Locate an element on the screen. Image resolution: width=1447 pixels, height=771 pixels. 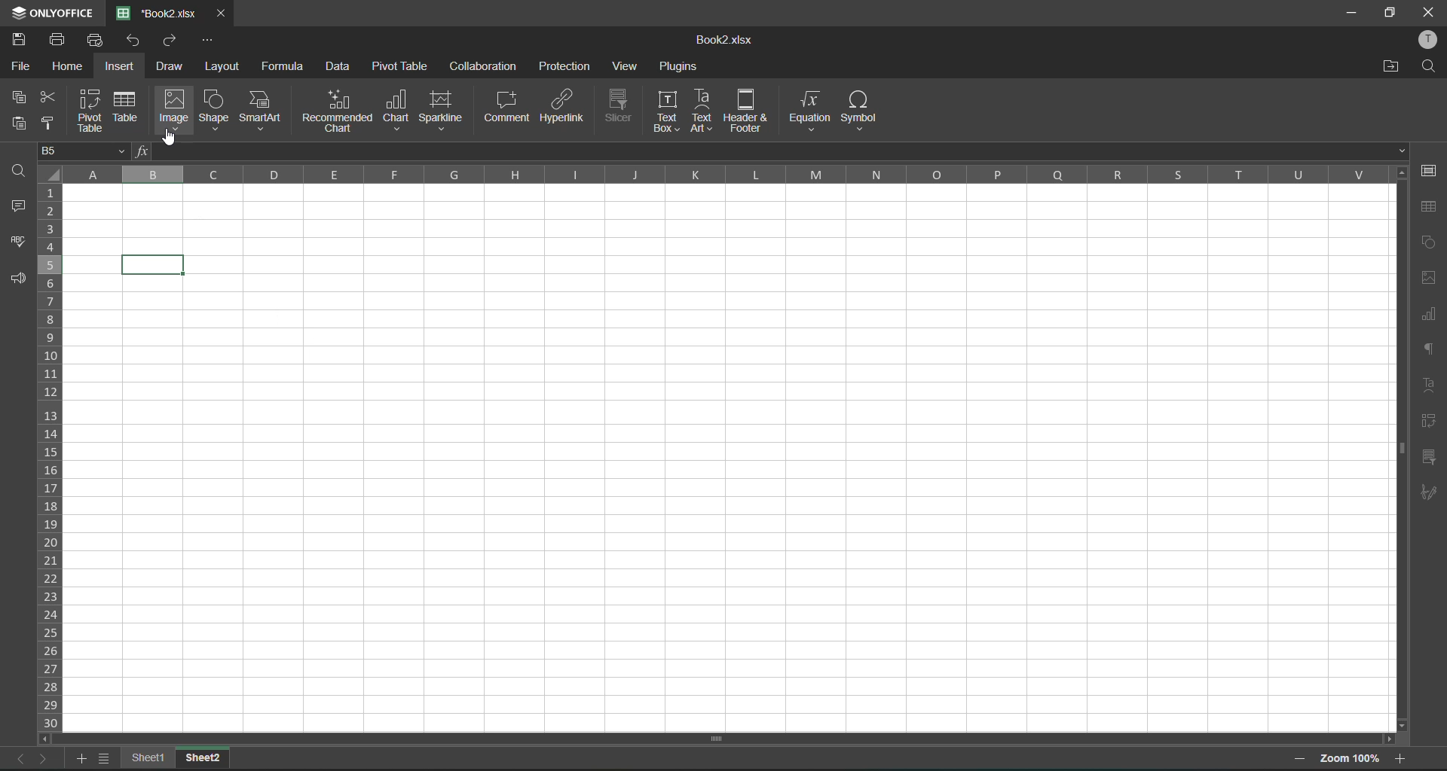
customize quick access toolbar is located at coordinates (207, 41).